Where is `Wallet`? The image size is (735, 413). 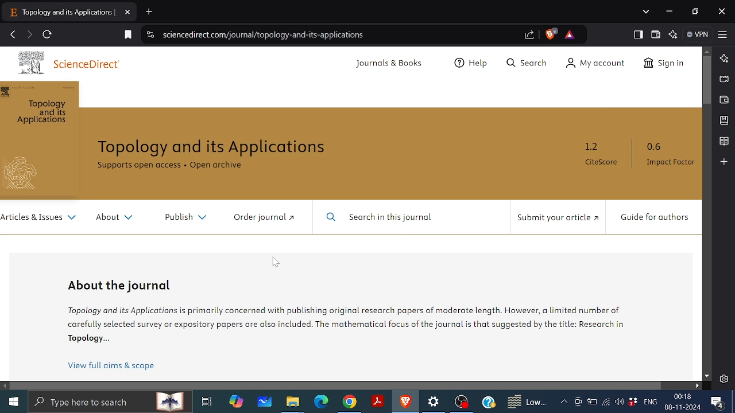
Wallet is located at coordinates (724, 100).